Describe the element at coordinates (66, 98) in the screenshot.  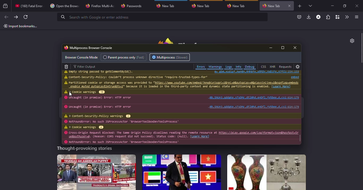
I see `warning` at that location.